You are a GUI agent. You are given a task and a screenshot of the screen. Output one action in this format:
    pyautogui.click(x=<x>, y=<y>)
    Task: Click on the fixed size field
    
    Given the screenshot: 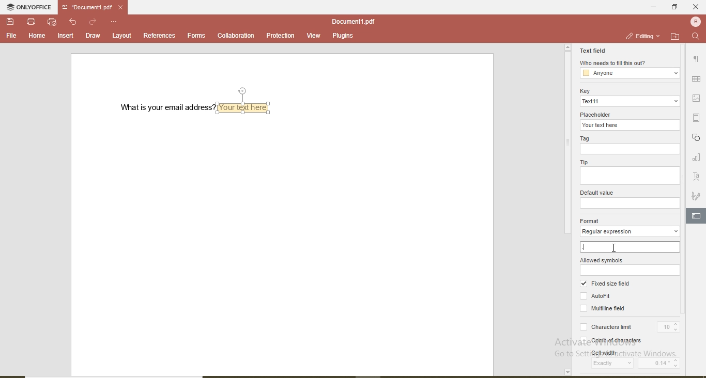 What is the action you would take?
    pyautogui.click(x=608, y=284)
    